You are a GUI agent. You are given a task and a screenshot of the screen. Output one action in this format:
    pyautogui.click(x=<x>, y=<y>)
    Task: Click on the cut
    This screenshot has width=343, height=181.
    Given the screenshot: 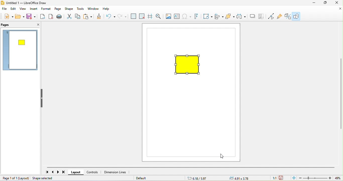 What is the action you would take?
    pyautogui.click(x=69, y=17)
    